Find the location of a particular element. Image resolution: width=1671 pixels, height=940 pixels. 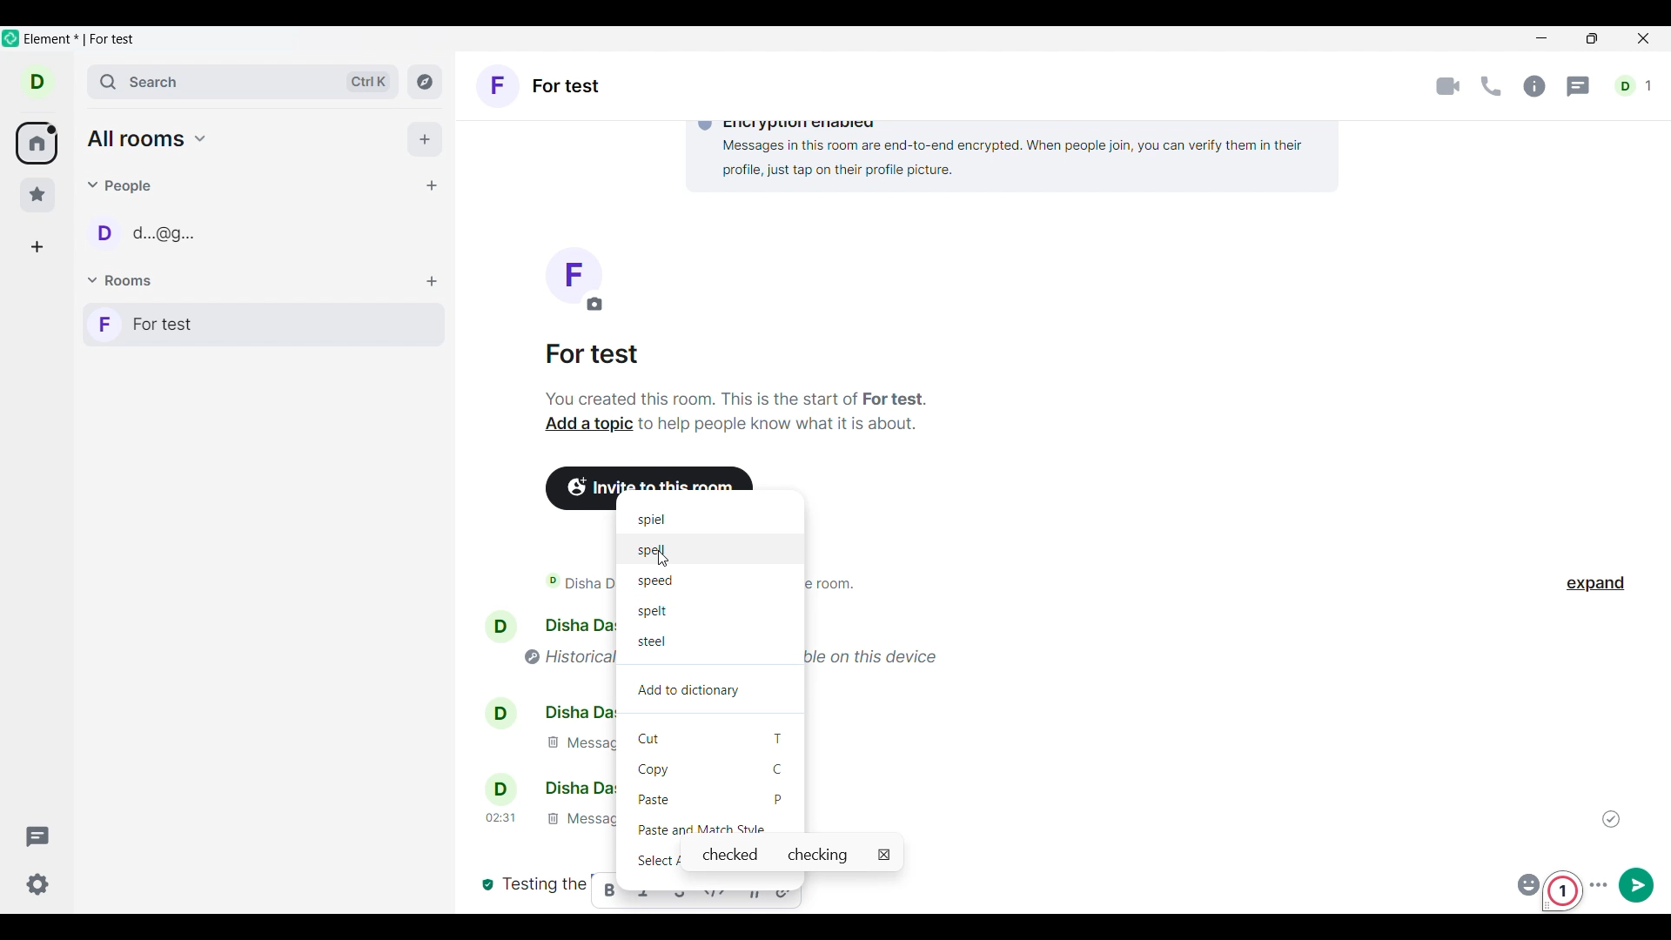

Explore rooms is located at coordinates (425, 81).